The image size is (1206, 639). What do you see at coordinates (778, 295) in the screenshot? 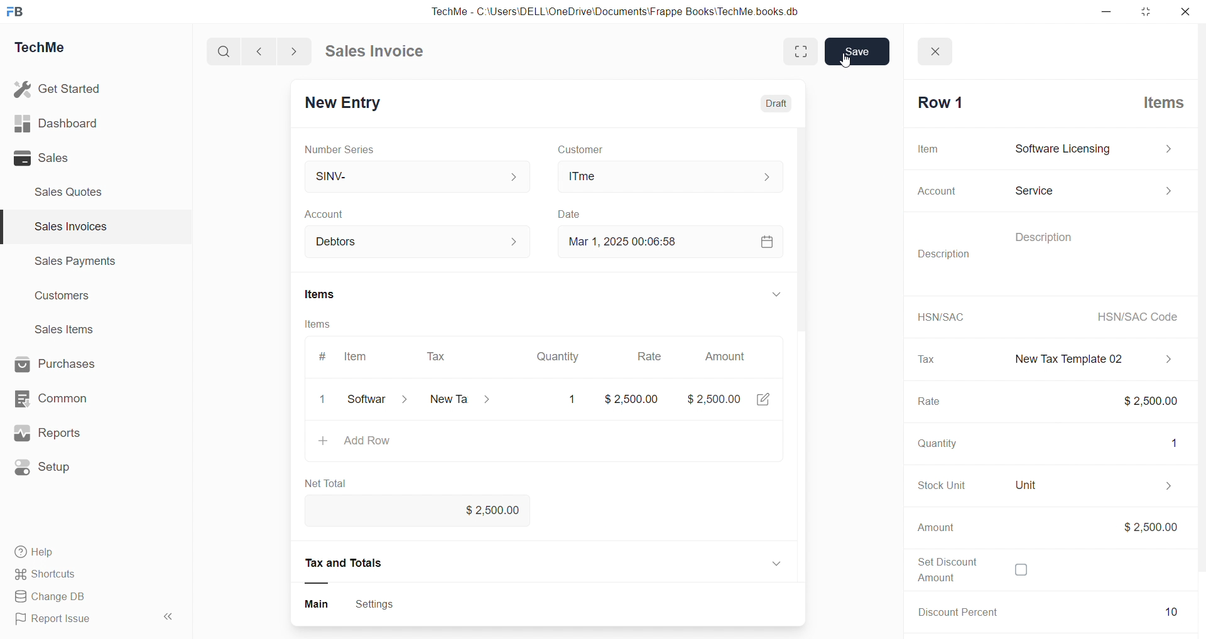
I see `doopdown` at bounding box center [778, 295].